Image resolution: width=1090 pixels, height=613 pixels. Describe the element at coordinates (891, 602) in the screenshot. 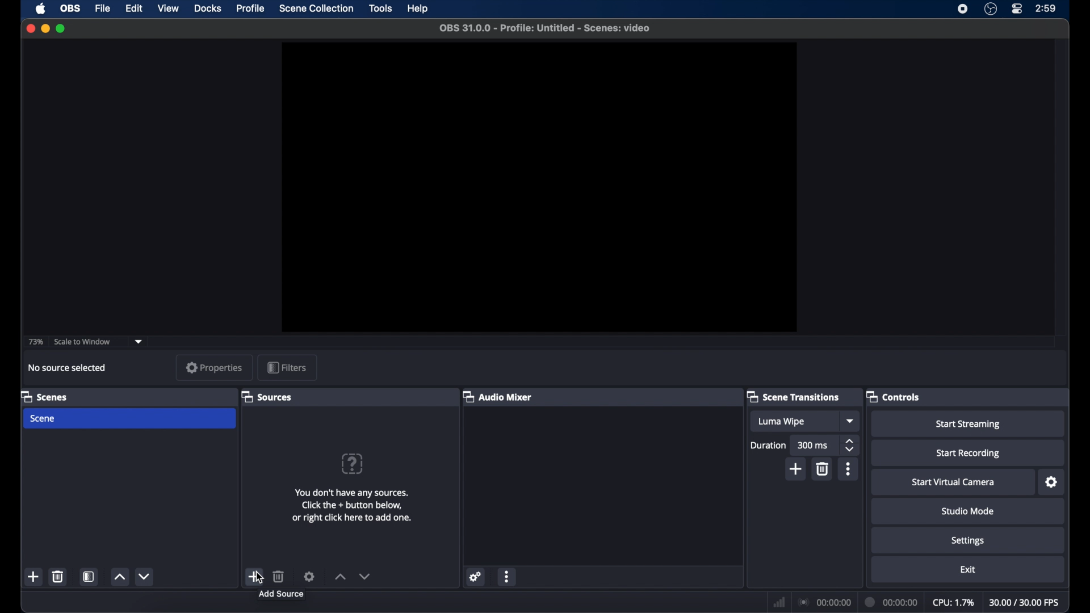

I see `duration` at that location.